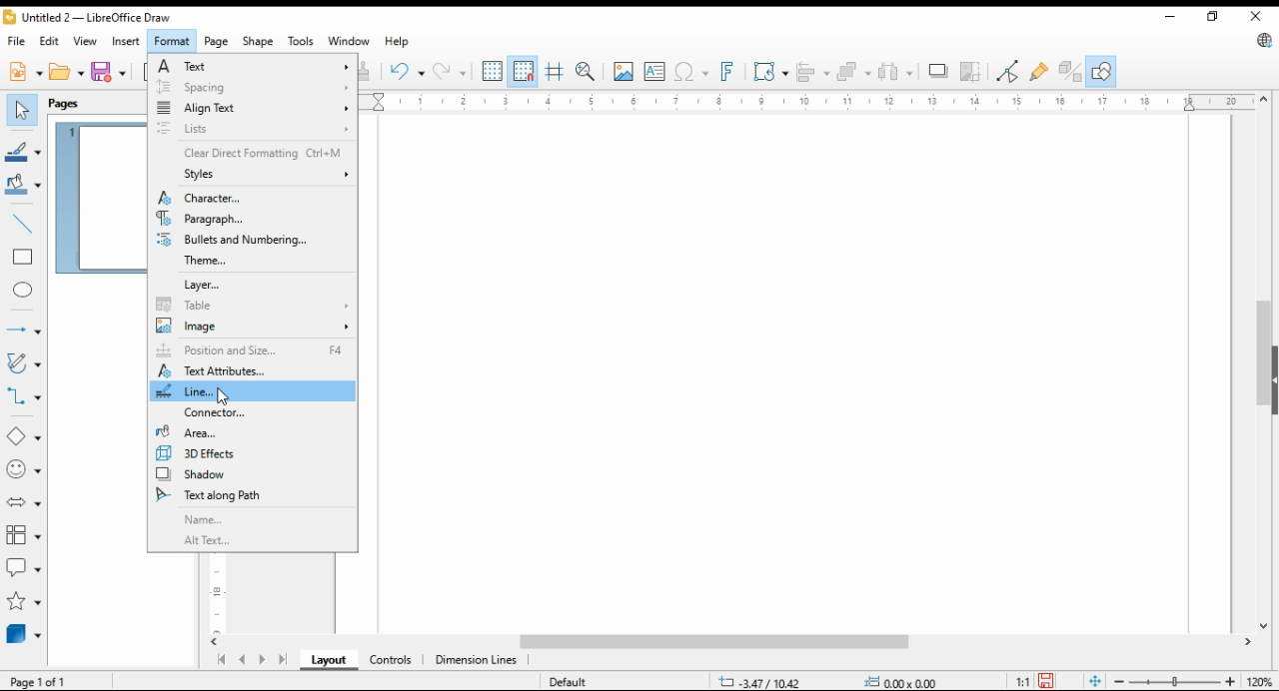 This screenshot has height=691, width=1279. What do you see at coordinates (251, 175) in the screenshot?
I see `styles` at bounding box center [251, 175].